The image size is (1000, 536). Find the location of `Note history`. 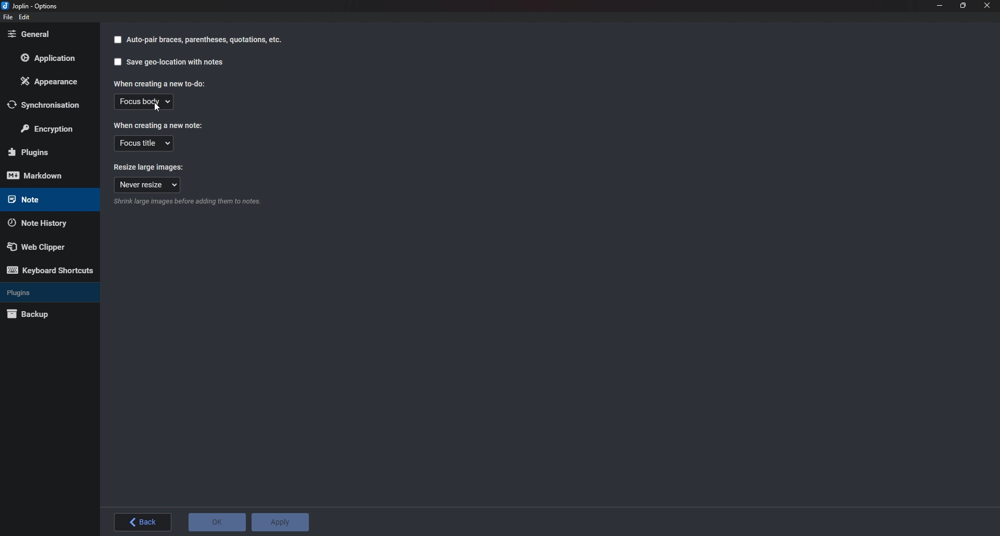

Note history is located at coordinates (45, 222).